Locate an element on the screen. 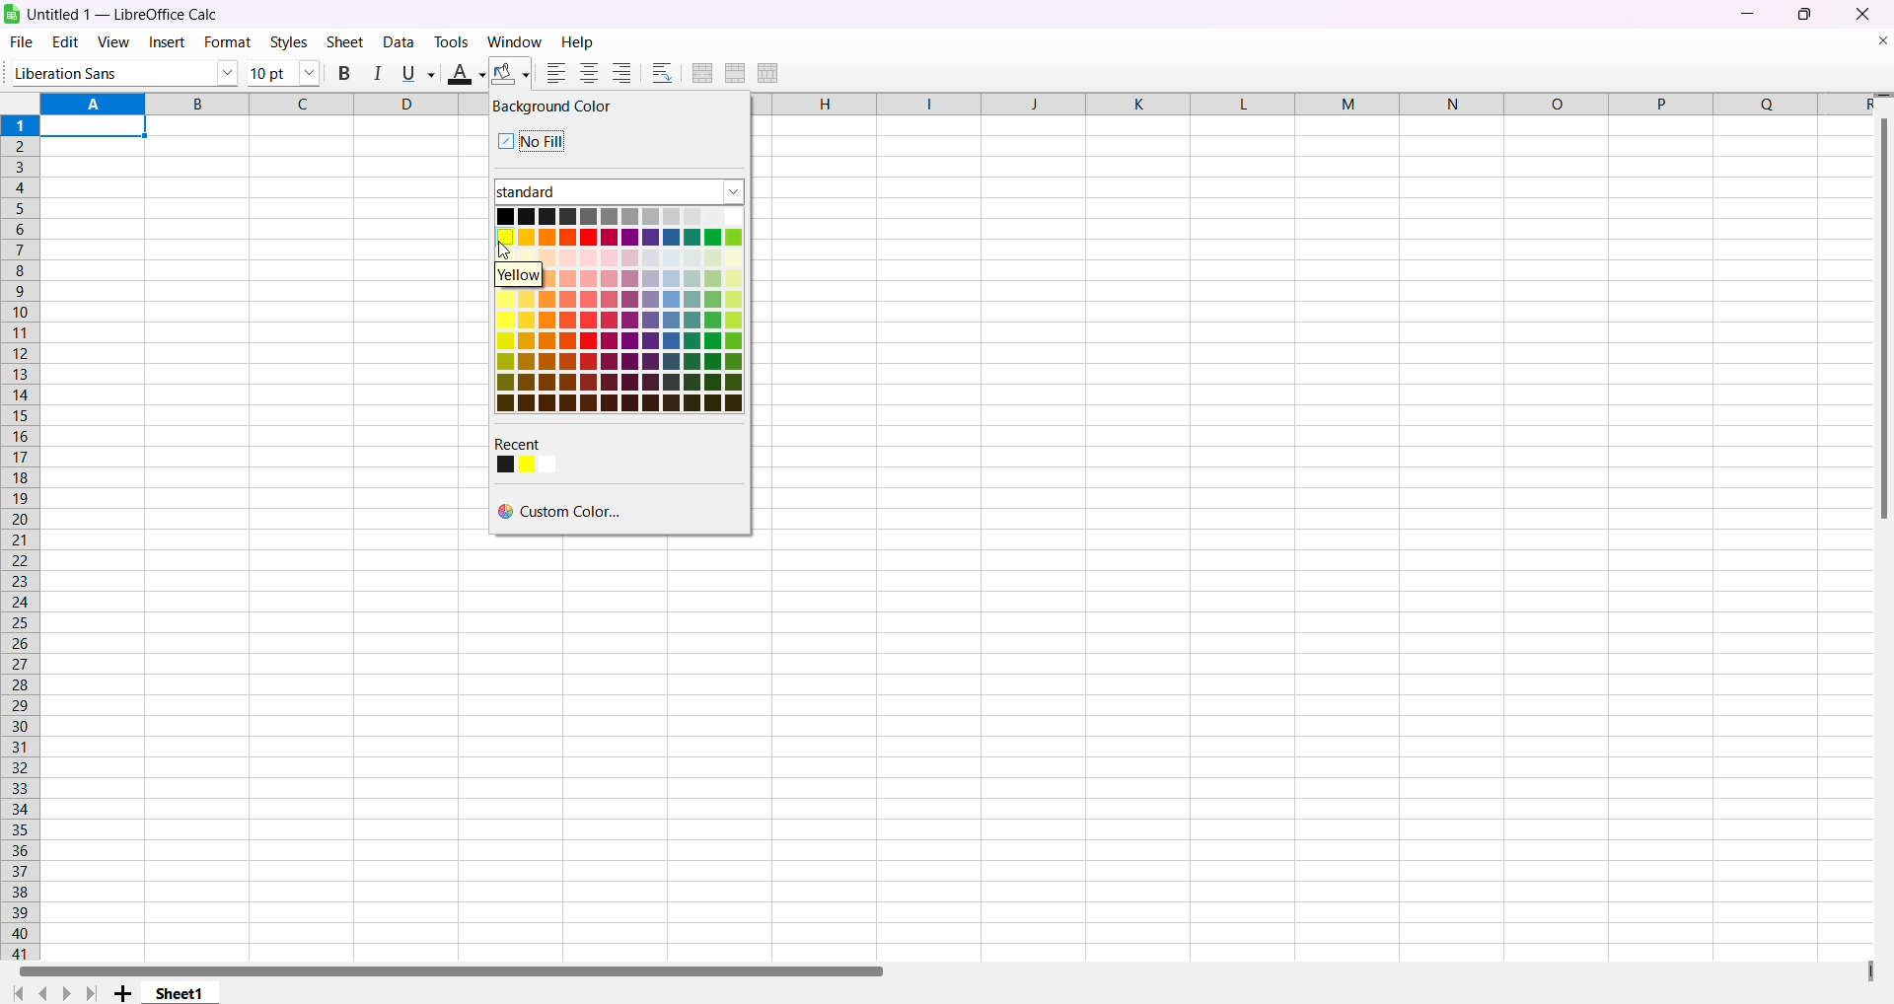  recent color is located at coordinates (539, 454).